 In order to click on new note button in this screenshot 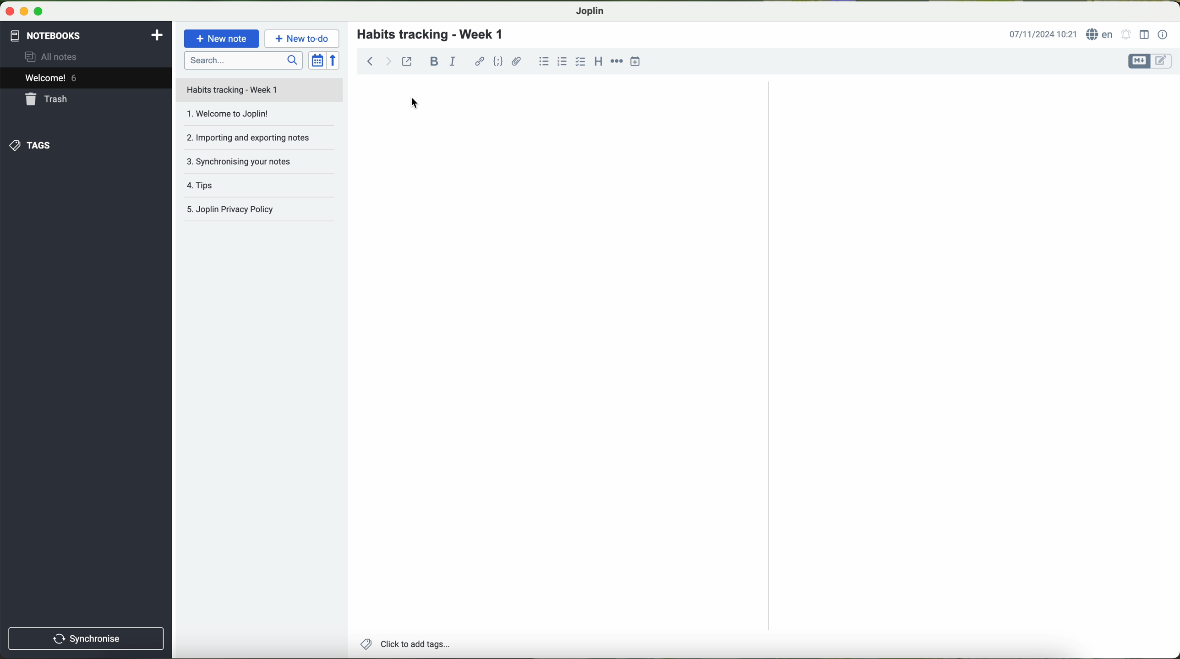, I will do `click(222, 38)`.